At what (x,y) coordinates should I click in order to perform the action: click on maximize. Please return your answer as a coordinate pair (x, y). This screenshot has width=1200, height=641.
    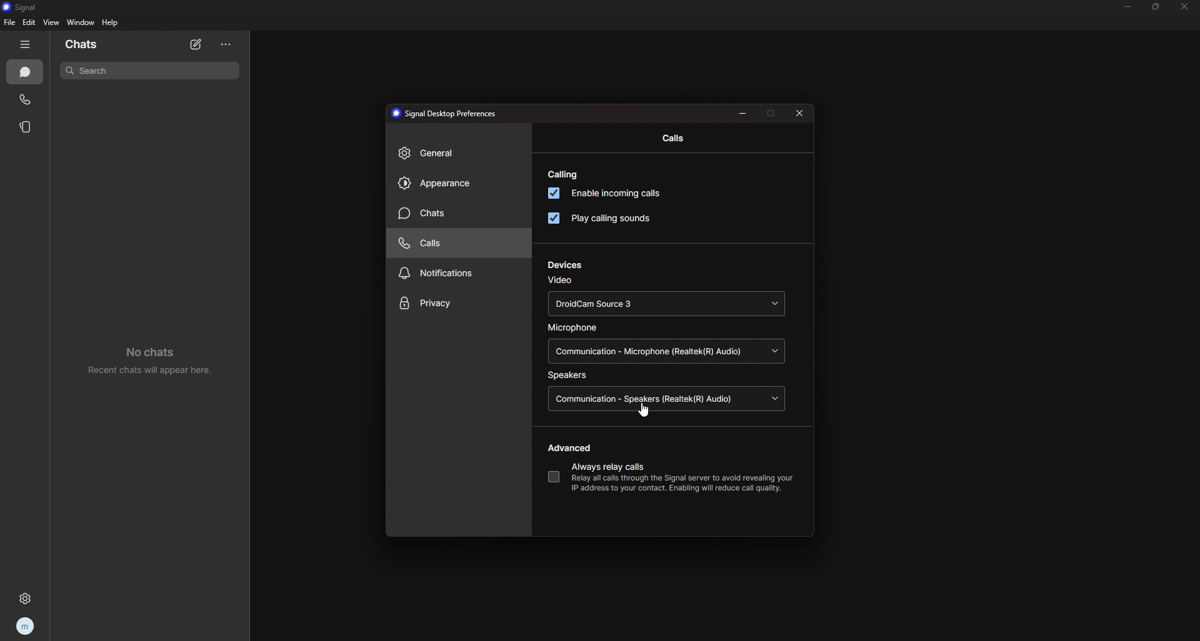
    Looking at the image, I should click on (772, 112).